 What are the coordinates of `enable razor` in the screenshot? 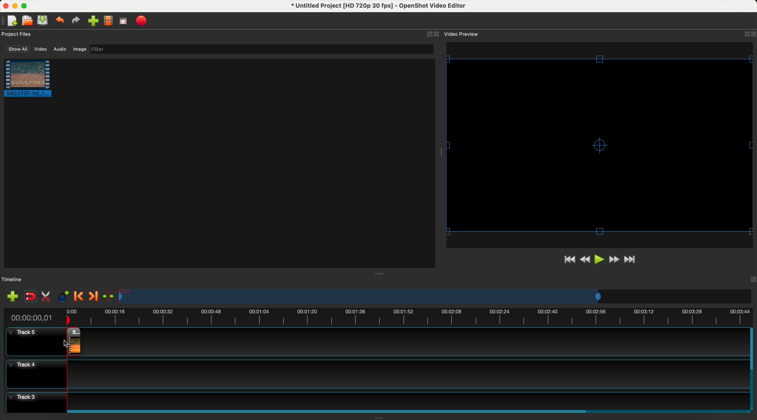 It's located at (47, 297).